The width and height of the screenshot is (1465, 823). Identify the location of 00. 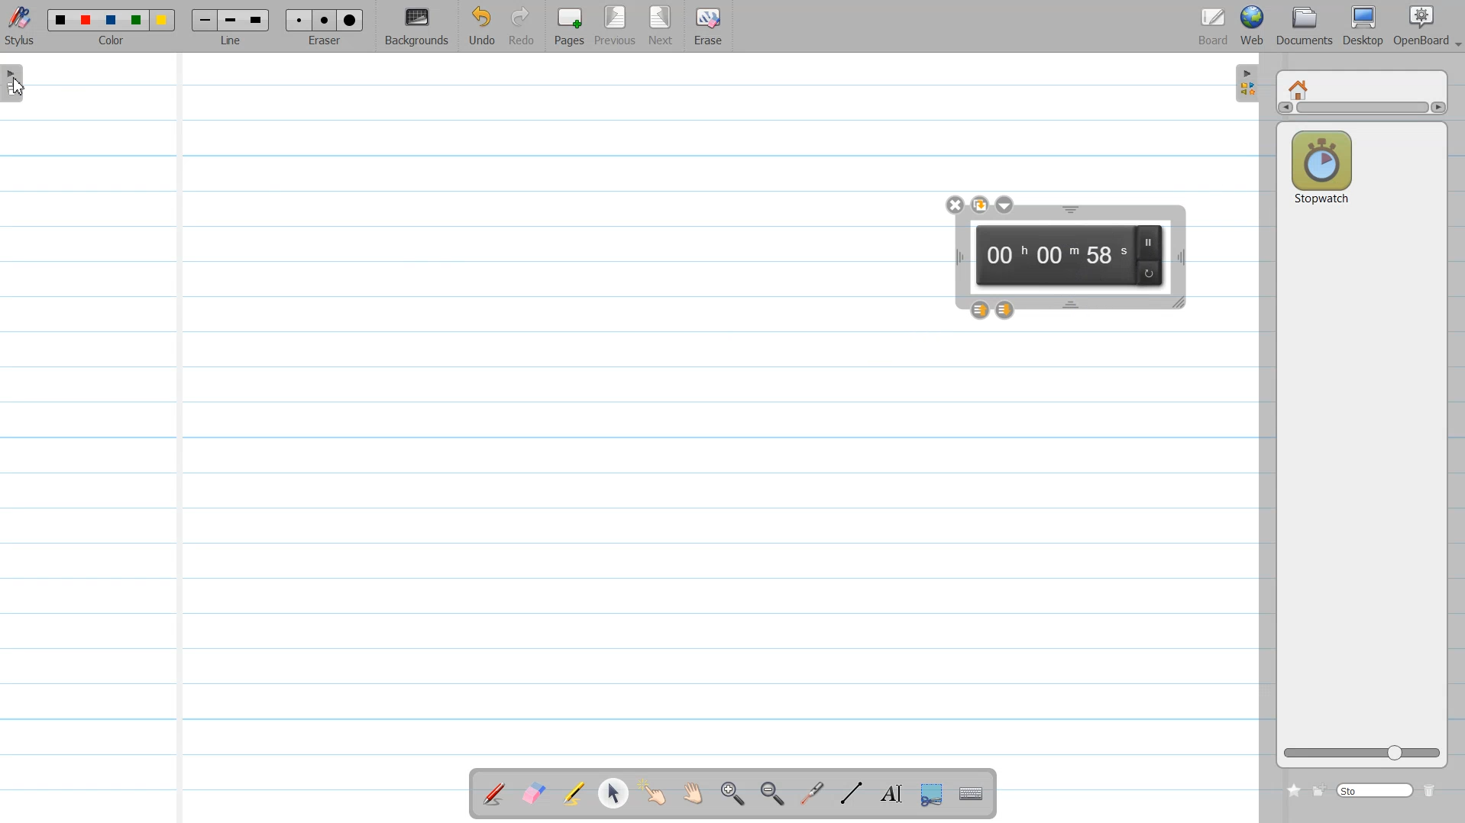
(1056, 257).